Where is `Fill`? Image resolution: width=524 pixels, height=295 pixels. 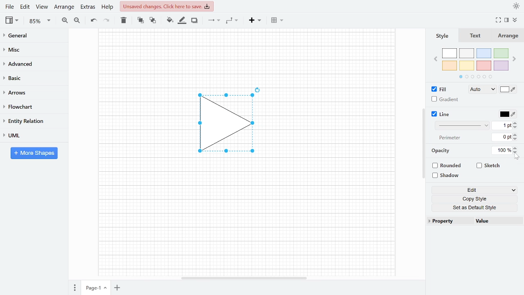 Fill is located at coordinates (441, 89).